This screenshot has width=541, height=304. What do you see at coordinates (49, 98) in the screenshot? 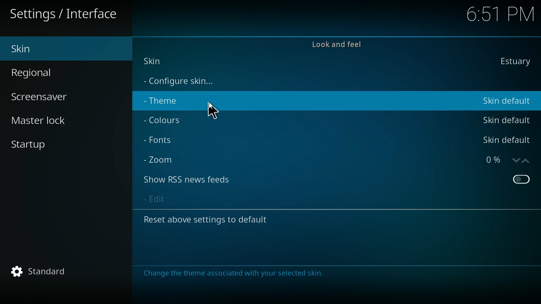
I see `screensaver` at bounding box center [49, 98].